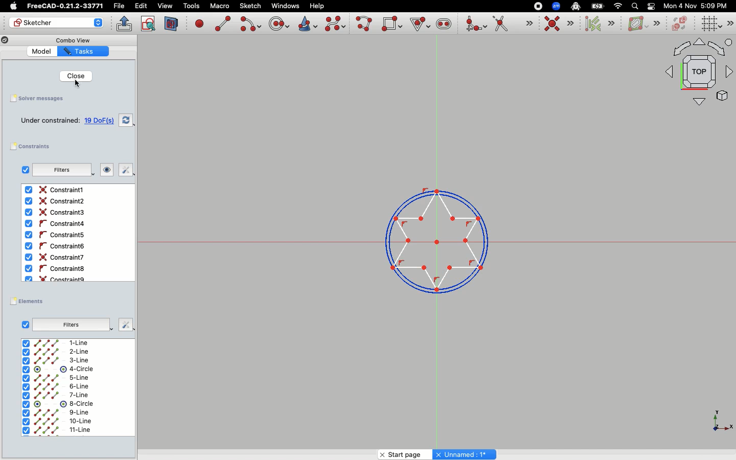 This screenshot has width=736, height=460. What do you see at coordinates (172, 24) in the screenshot?
I see `View section` at bounding box center [172, 24].